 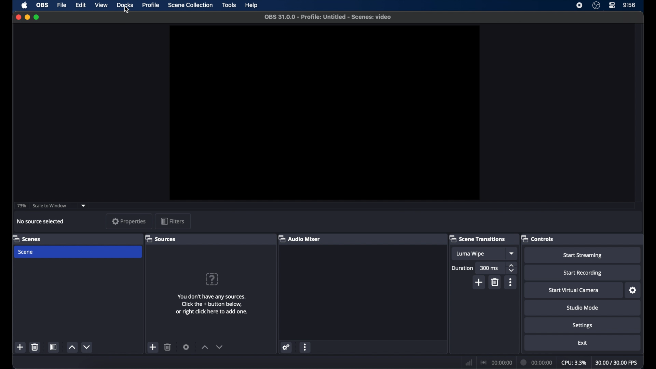 What do you see at coordinates (596, 5) in the screenshot?
I see `obs studio` at bounding box center [596, 5].